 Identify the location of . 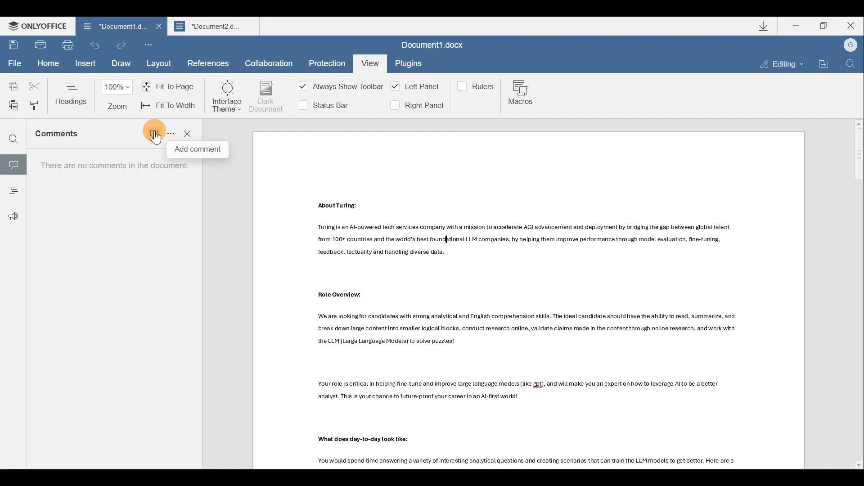
(522, 461).